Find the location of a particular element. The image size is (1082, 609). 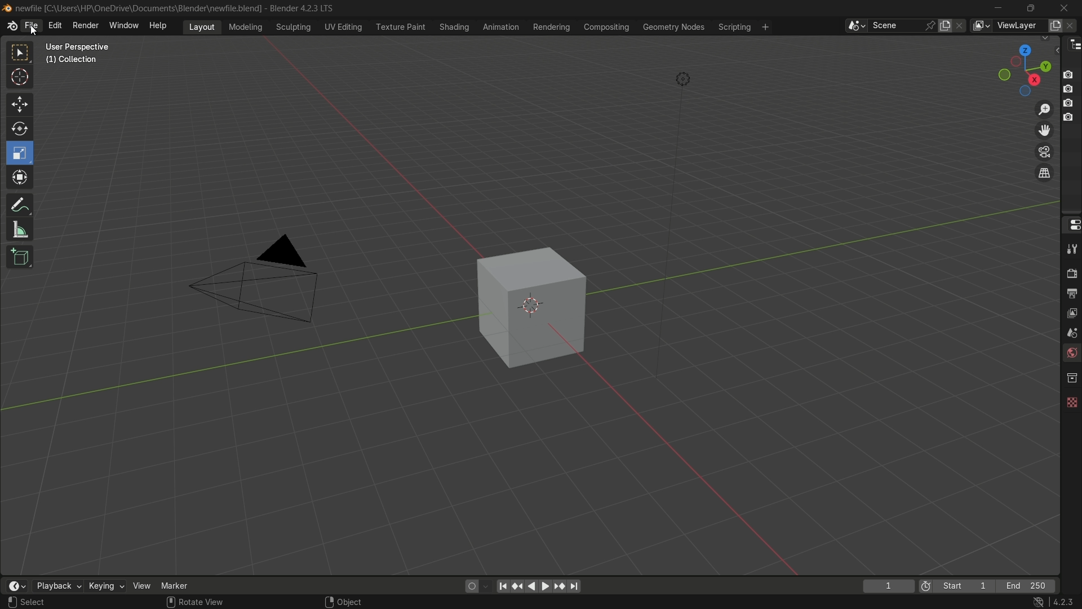

Blender 4.2.3 is located at coordinates (299, 8).